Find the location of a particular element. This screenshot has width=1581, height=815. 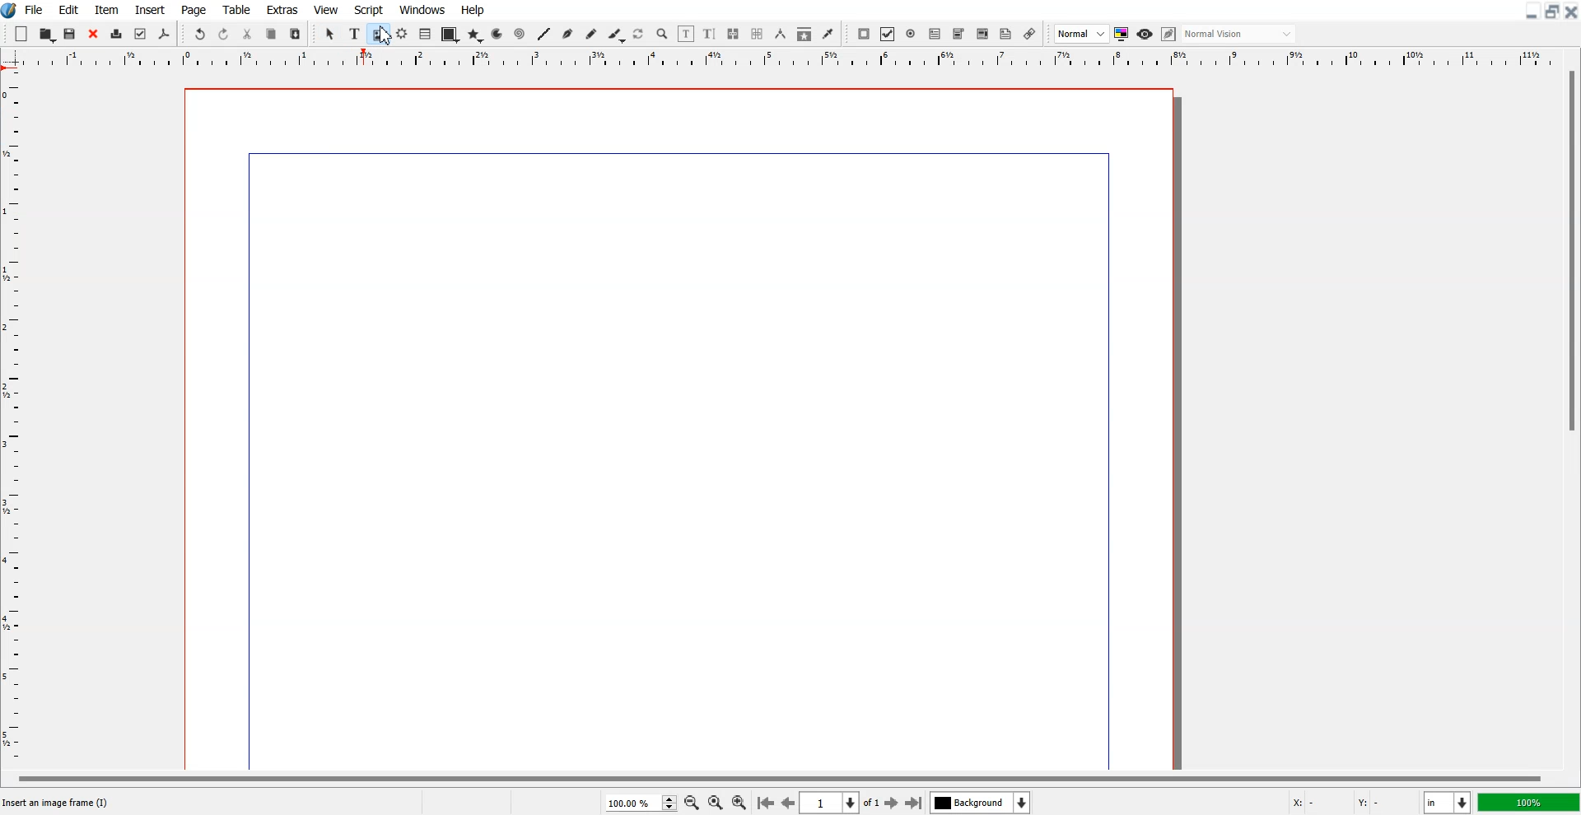

Polygon is located at coordinates (475, 36).